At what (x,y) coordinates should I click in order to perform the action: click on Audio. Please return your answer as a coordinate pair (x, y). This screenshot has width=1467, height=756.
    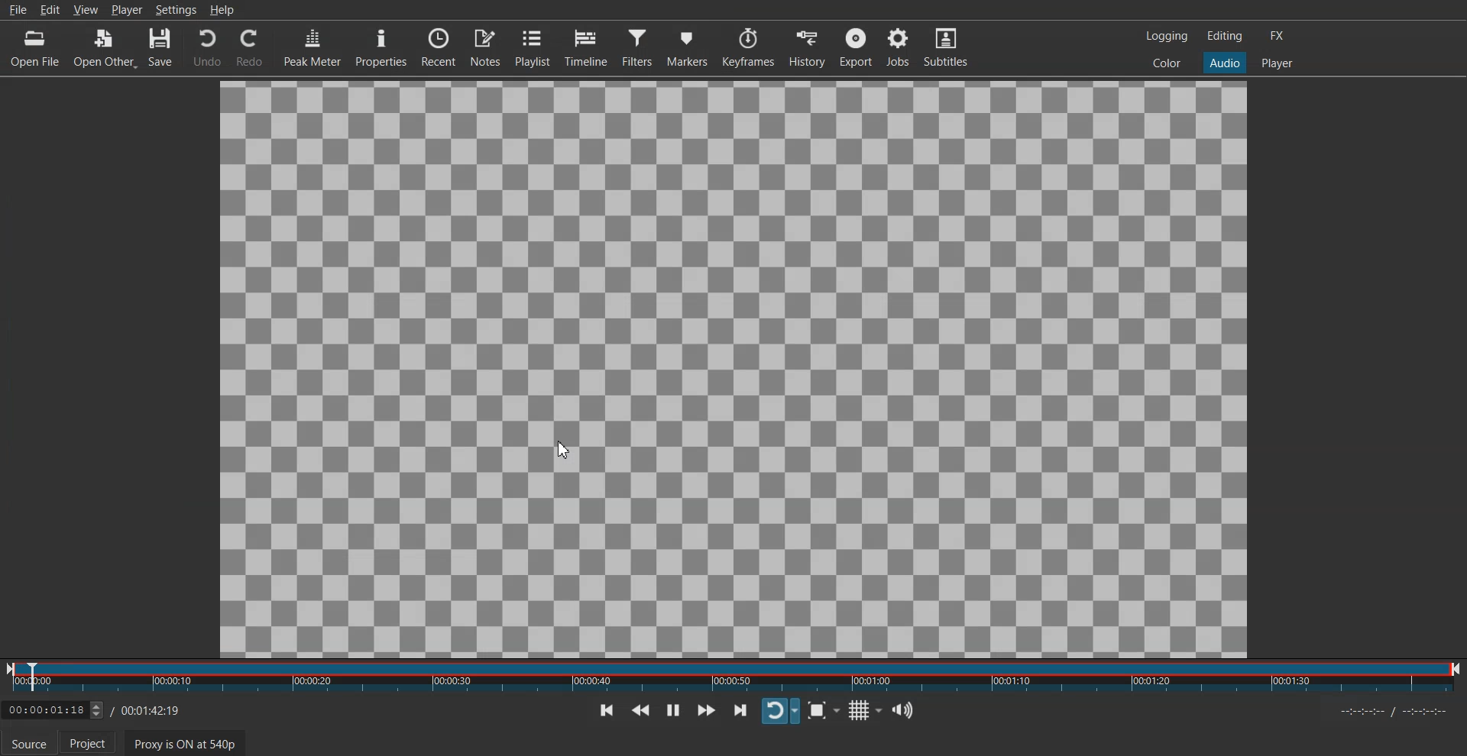
    Looking at the image, I should click on (1225, 63).